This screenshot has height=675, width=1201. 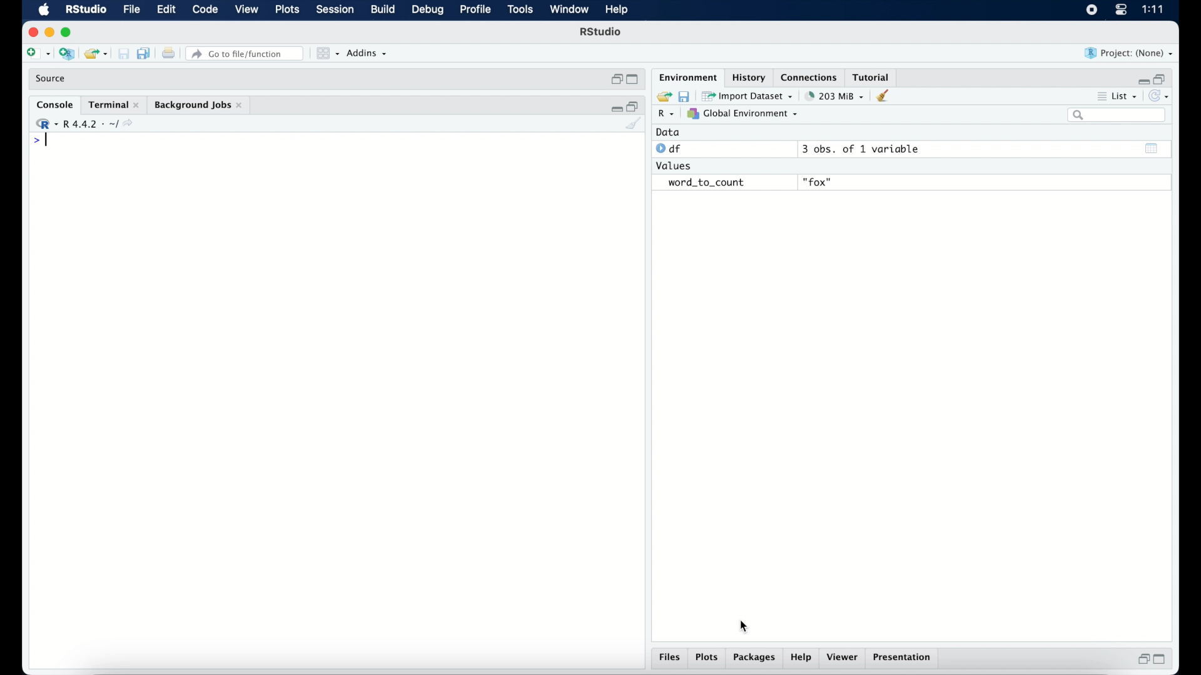 I want to click on clear console, so click(x=634, y=124).